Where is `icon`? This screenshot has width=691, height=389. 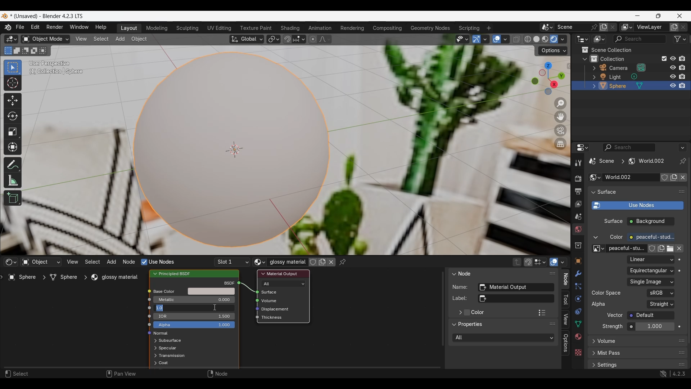 icon is located at coordinates (148, 307).